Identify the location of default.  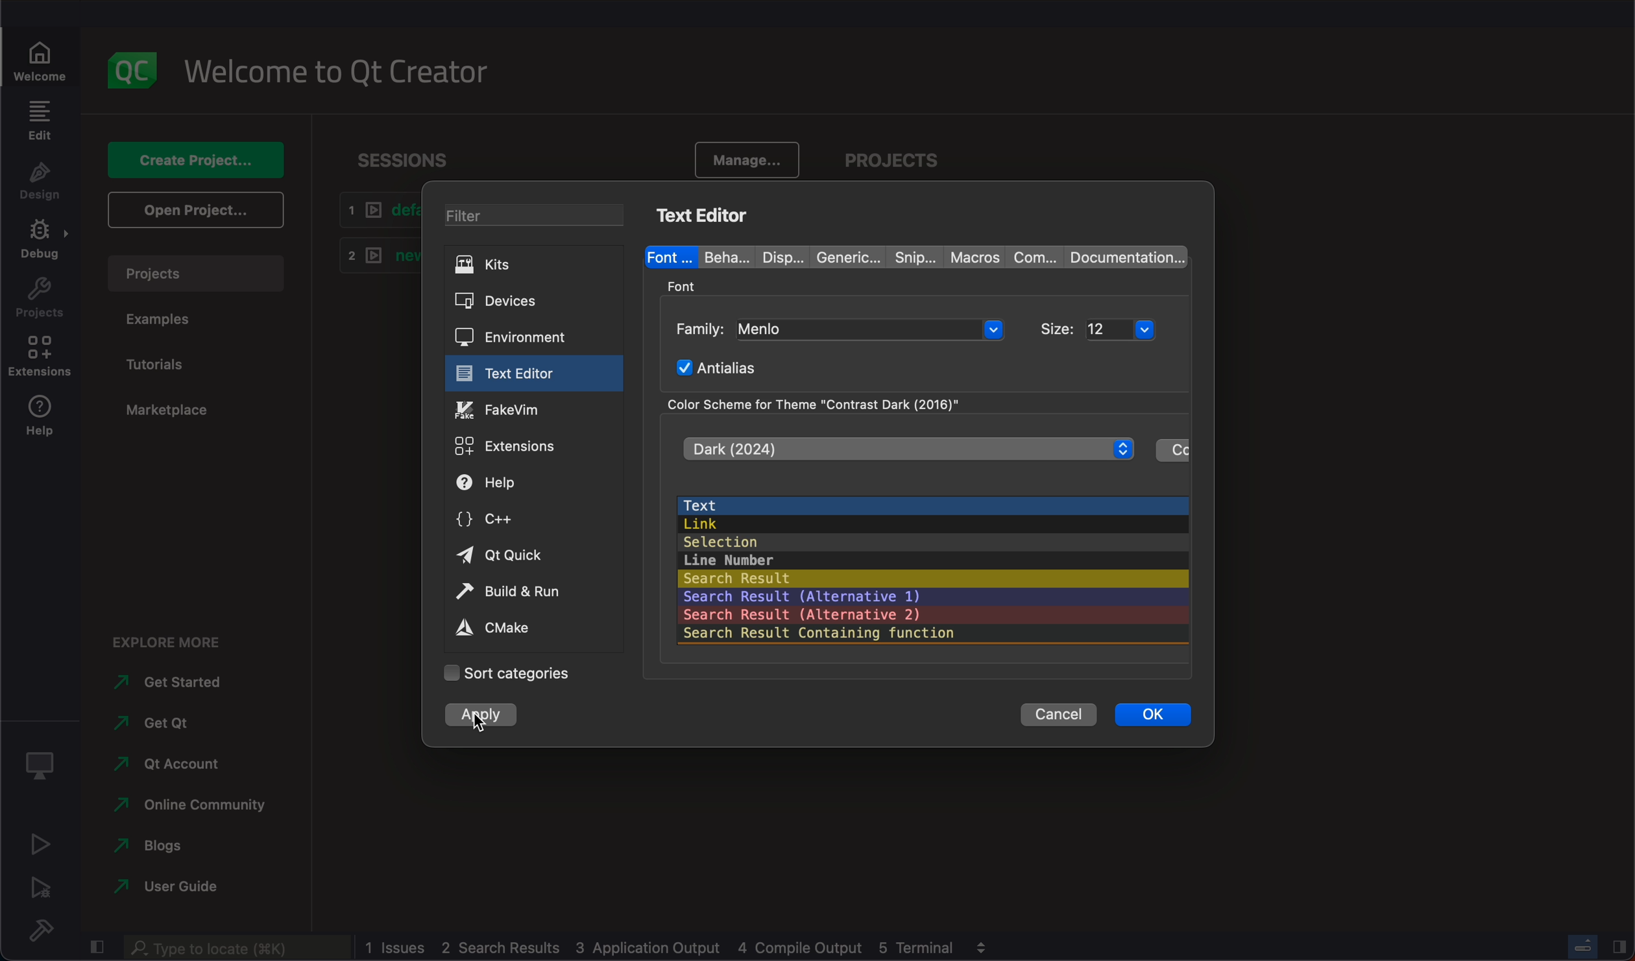
(376, 211).